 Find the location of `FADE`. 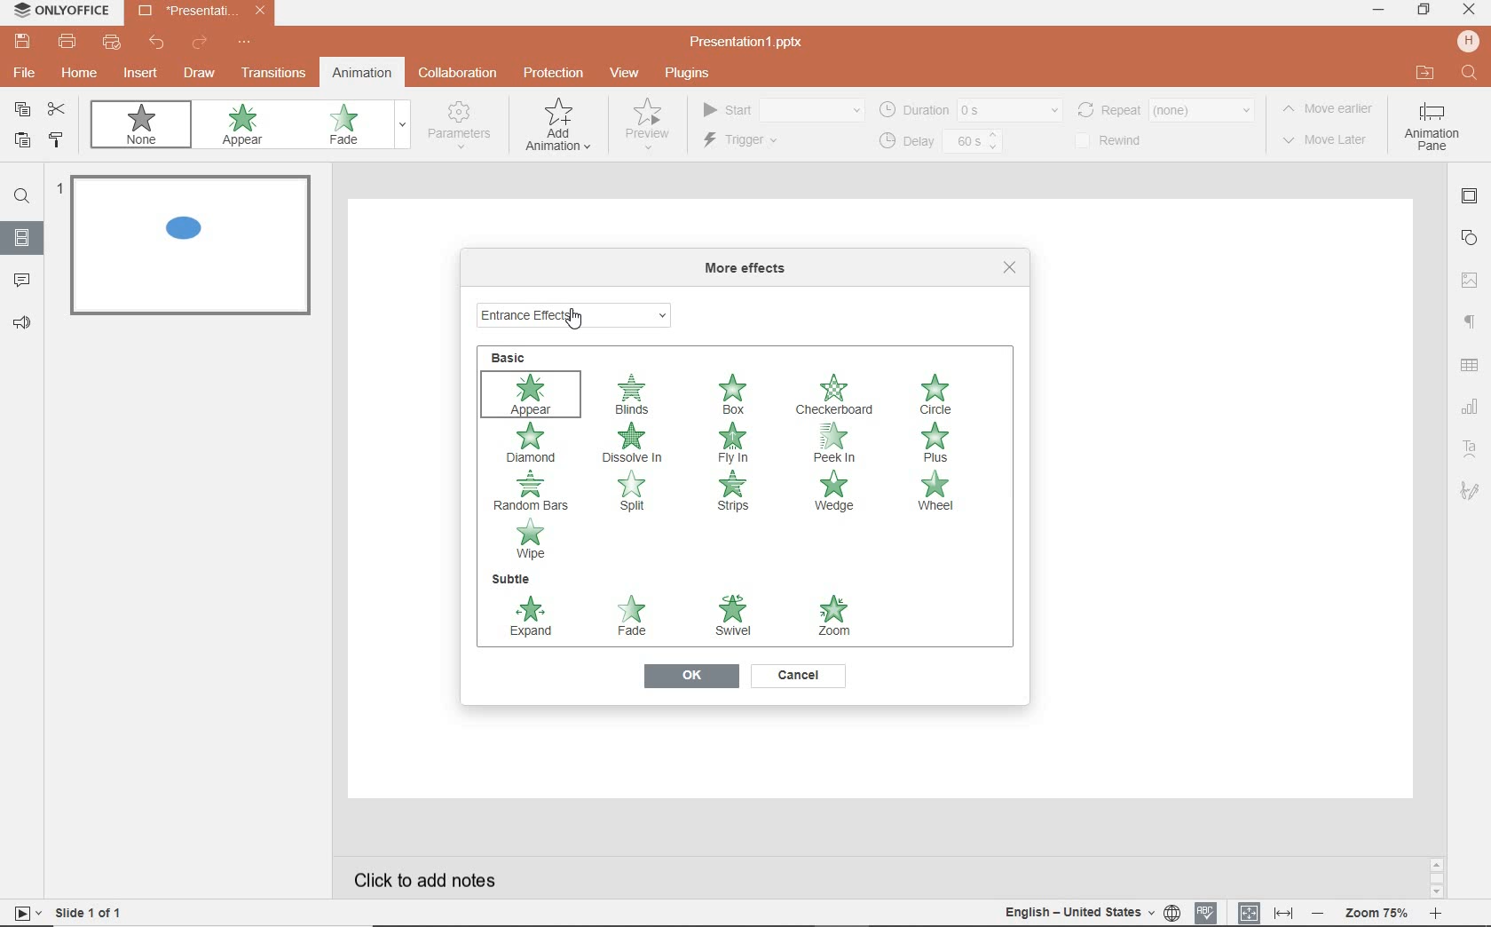

FADE is located at coordinates (636, 618).